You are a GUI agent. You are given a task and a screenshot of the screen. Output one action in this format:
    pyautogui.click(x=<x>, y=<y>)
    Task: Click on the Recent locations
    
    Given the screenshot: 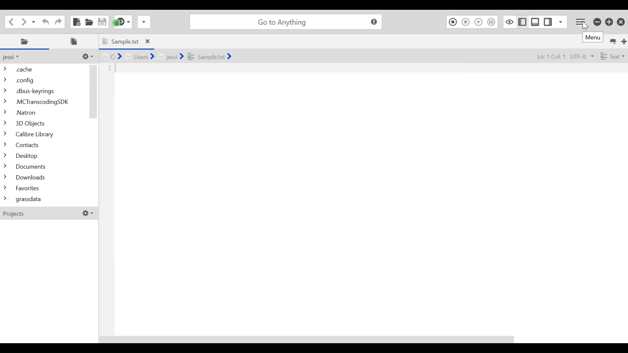 What is the action you would take?
    pyautogui.click(x=34, y=21)
    